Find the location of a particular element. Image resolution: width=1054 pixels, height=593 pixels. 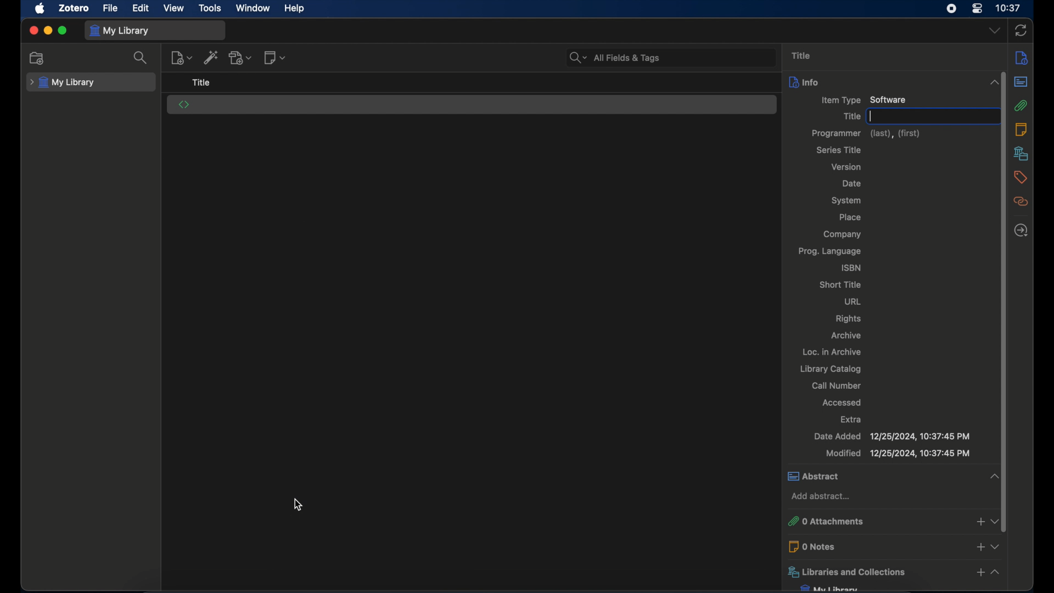

vertical scrollbar is located at coordinates (1003, 356).